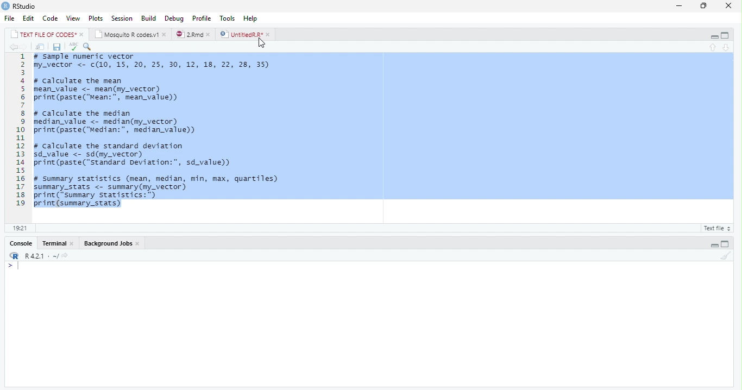 This screenshot has height=390, width=742. I want to click on close, so click(269, 35).